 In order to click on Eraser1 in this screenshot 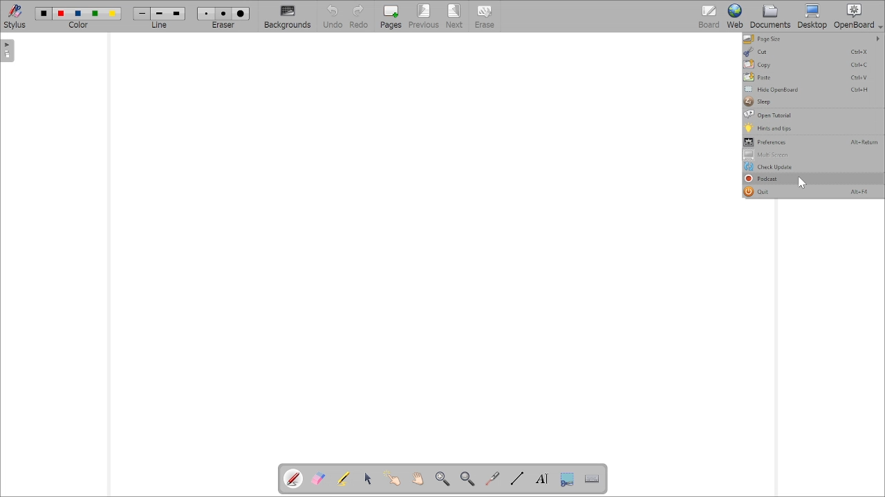, I will do `click(207, 13)`.